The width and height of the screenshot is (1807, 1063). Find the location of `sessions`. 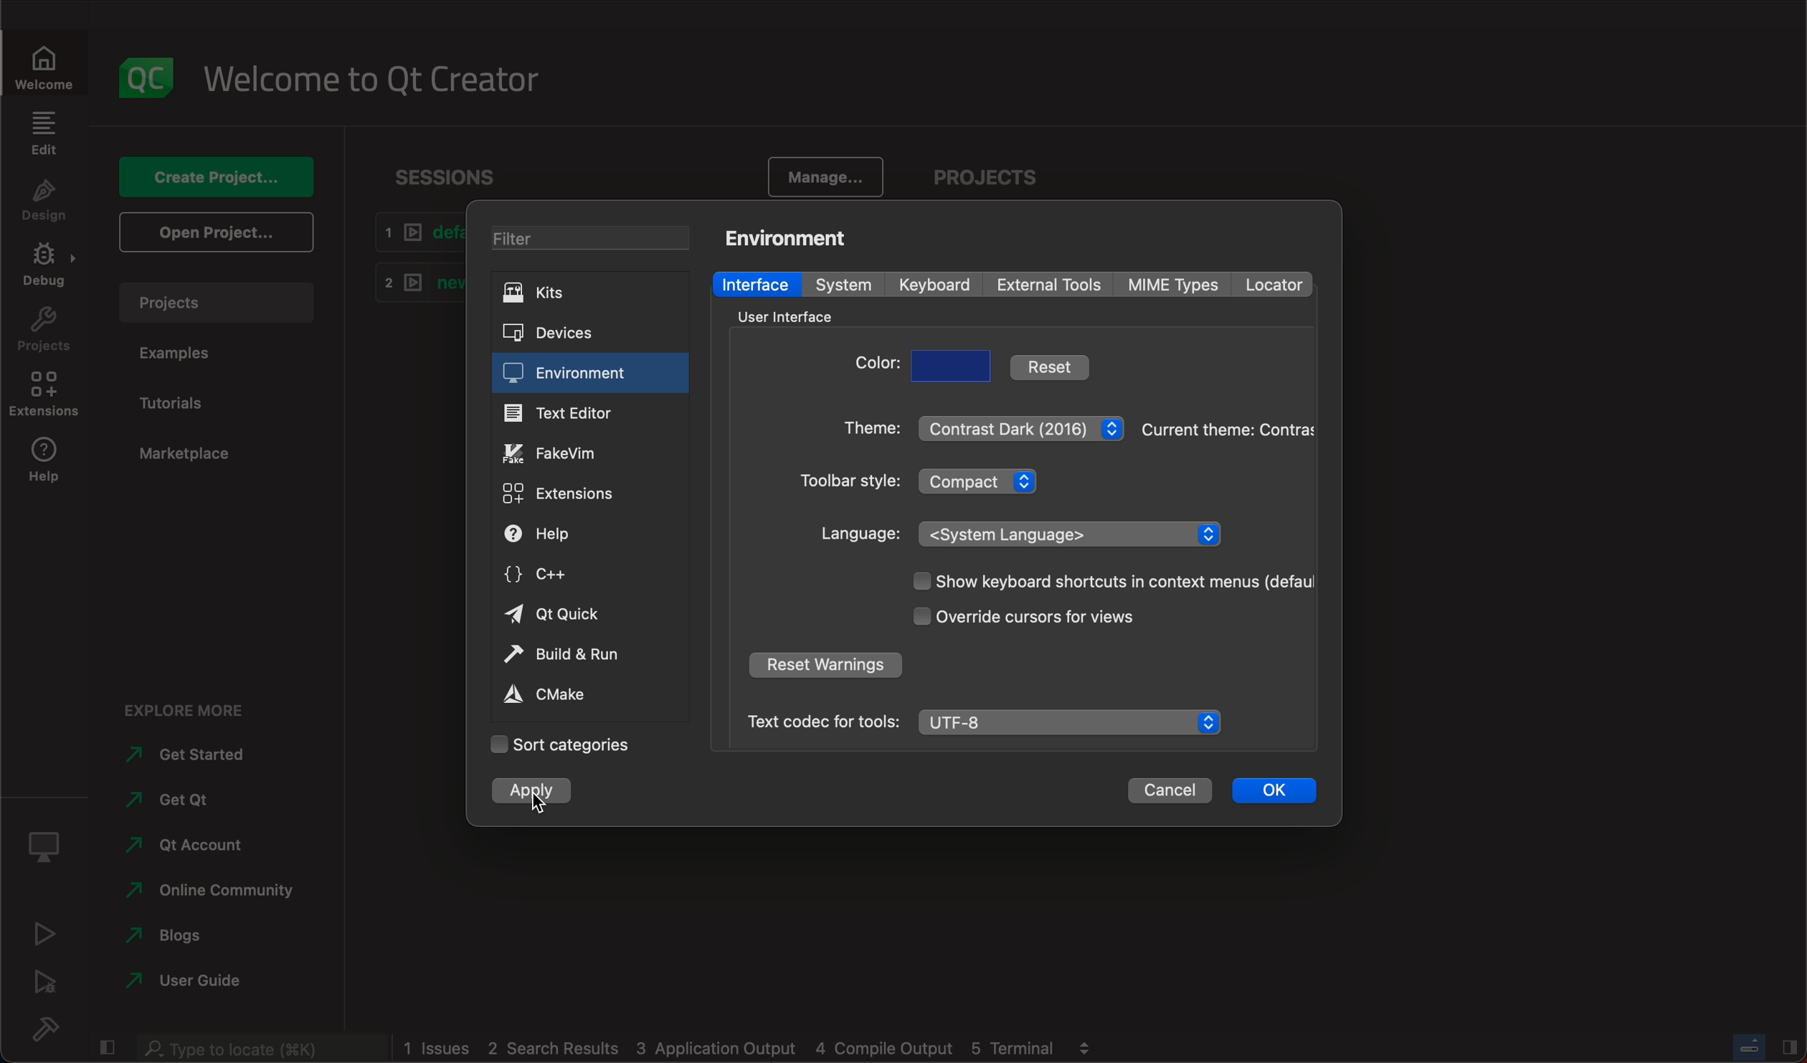

sessions is located at coordinates (445, 169).